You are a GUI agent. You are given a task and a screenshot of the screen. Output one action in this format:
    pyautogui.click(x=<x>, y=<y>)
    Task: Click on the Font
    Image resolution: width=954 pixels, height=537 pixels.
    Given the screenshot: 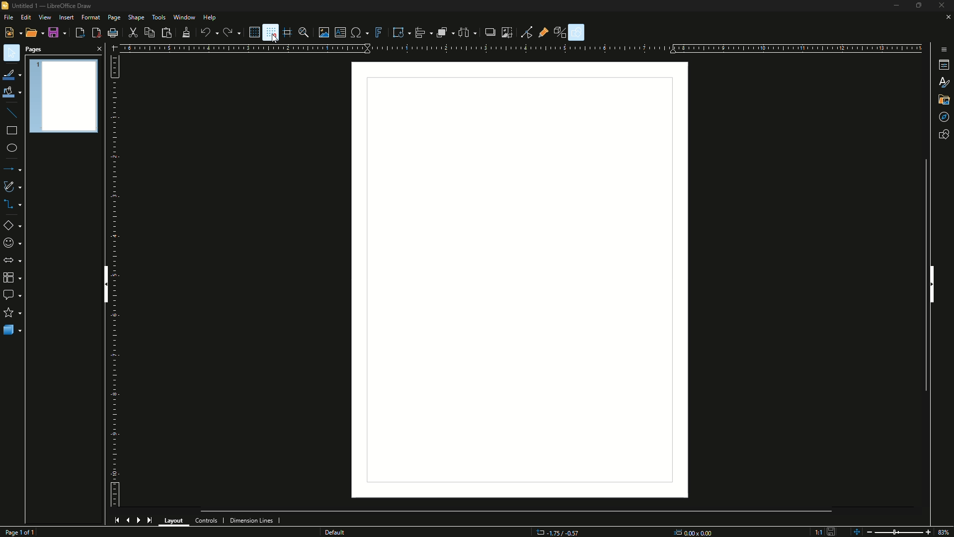 What is the action you would take?
    pyautogui.click(x=943, y=82)
    